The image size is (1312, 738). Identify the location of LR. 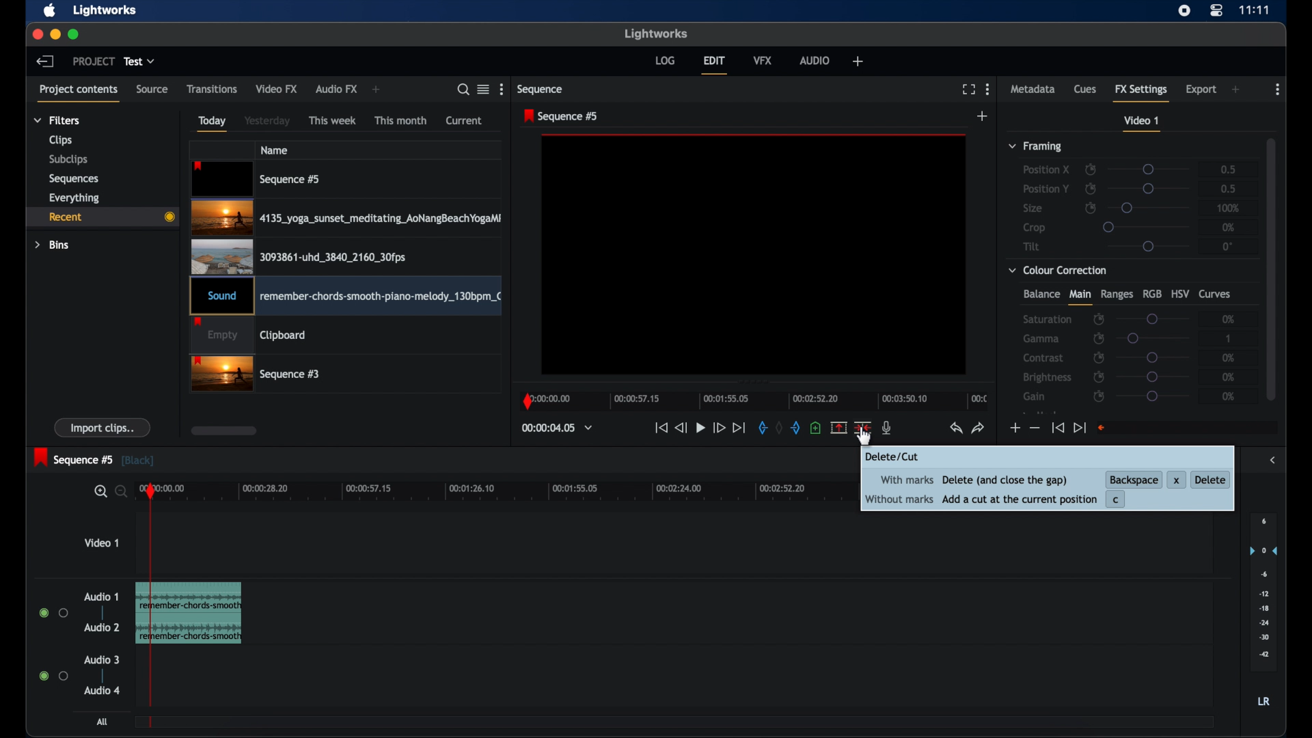
(1263, 701).